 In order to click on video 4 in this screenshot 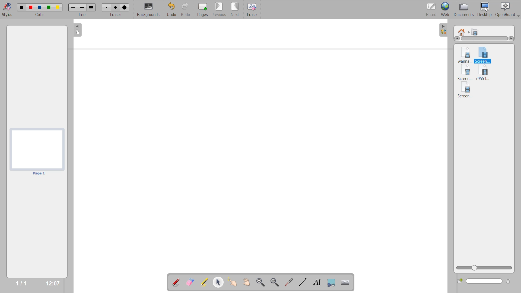, I will do `click(485, 73)`.